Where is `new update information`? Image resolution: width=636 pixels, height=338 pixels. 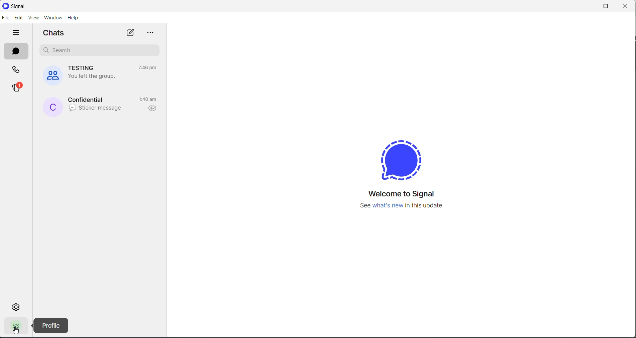
new update information is located at coordinates (404, 206).